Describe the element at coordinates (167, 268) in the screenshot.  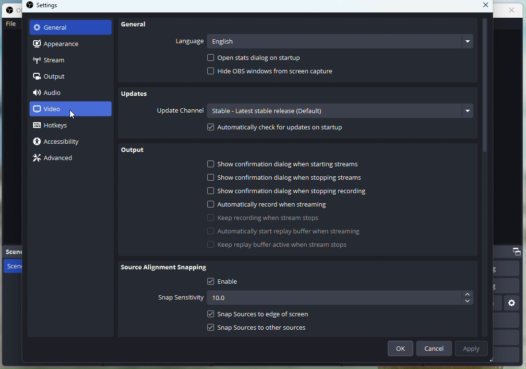
I see `Source alignment snapping` at that location.